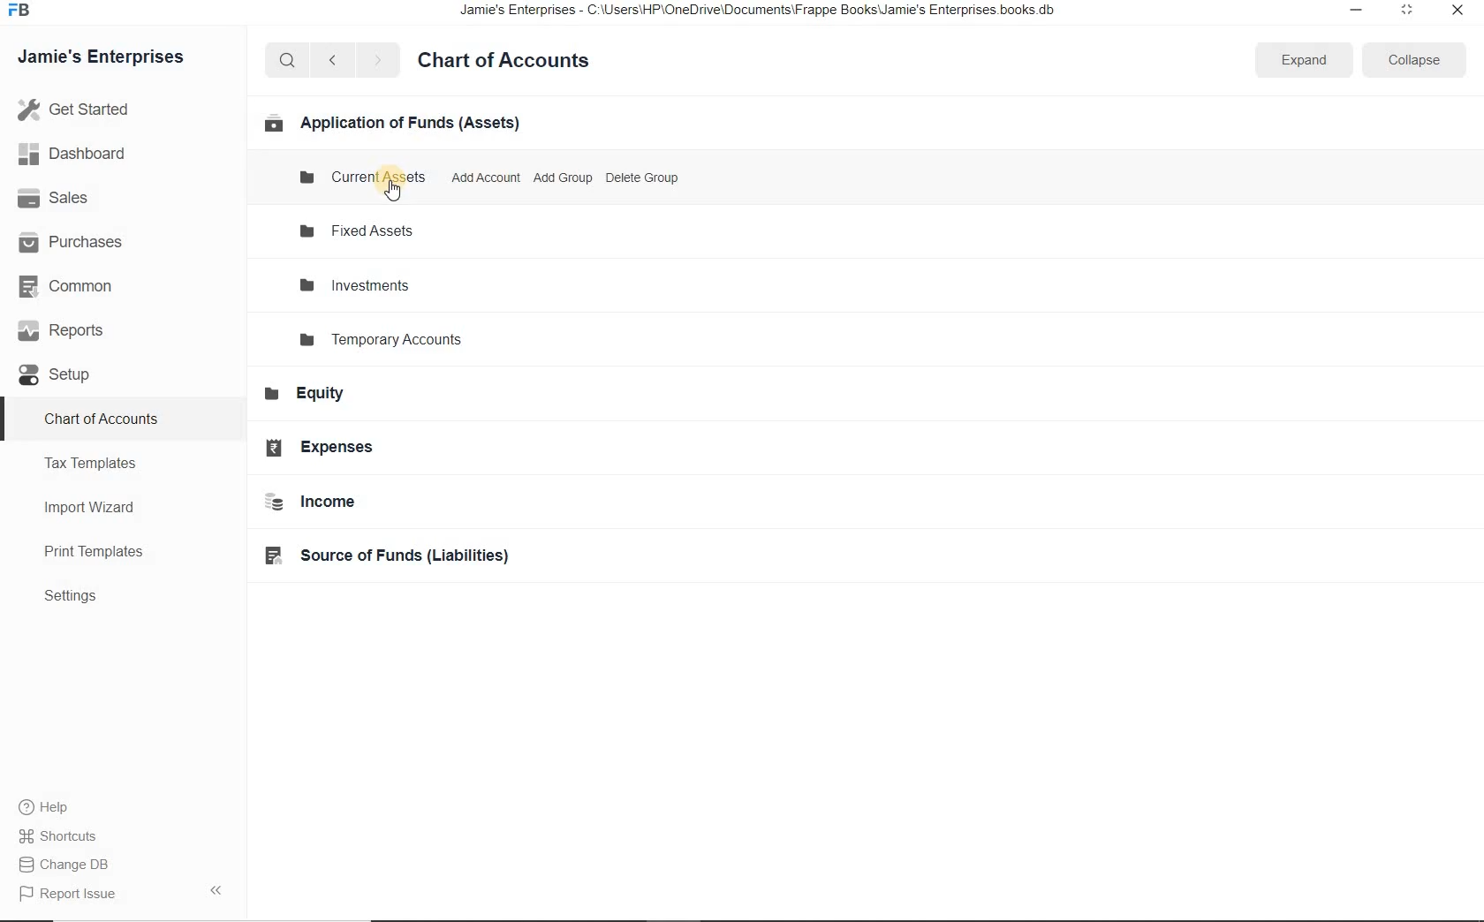 This screenshot has width=1484, height=922. I want to click on Add Account, so click(563, 178).